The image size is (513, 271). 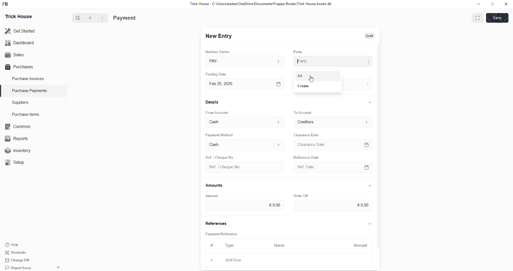 I want to click on Posting Date, so click(x=219, y=75).